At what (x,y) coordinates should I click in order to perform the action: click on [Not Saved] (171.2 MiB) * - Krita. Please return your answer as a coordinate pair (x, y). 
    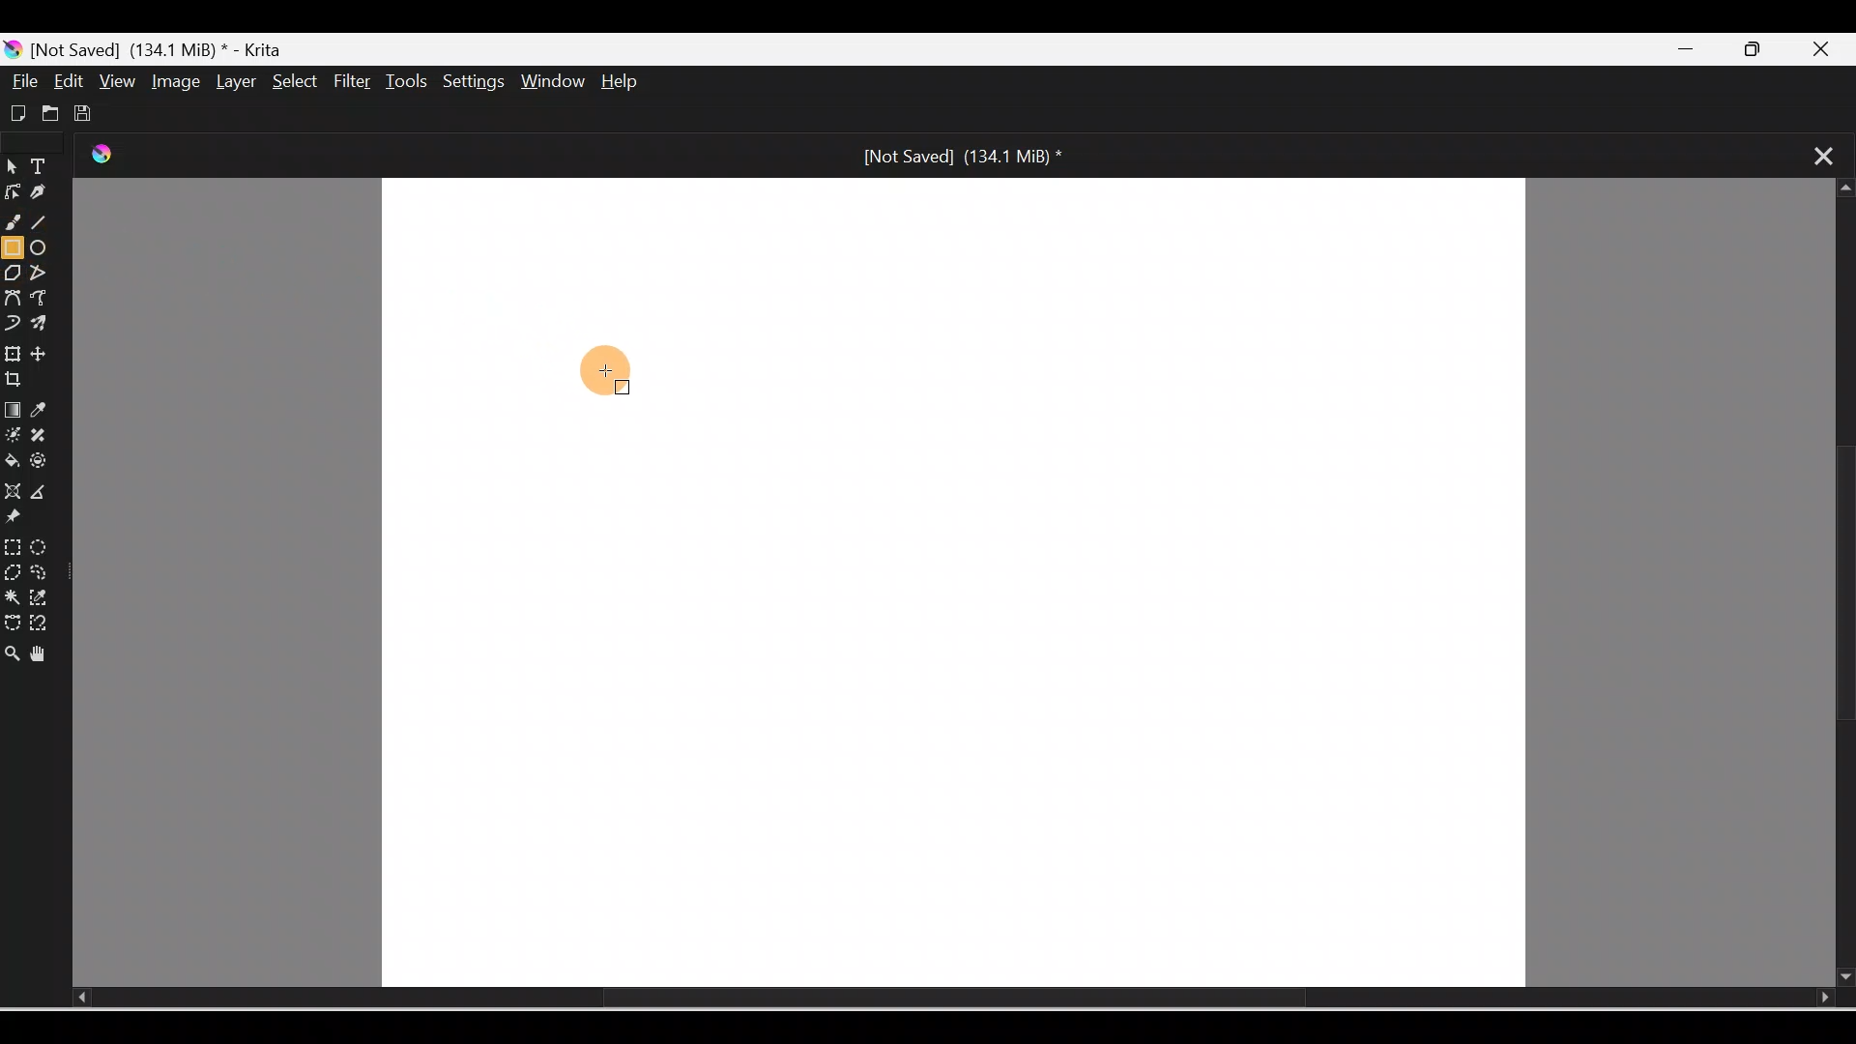
    Looking at the image, I should click on (155, 47).